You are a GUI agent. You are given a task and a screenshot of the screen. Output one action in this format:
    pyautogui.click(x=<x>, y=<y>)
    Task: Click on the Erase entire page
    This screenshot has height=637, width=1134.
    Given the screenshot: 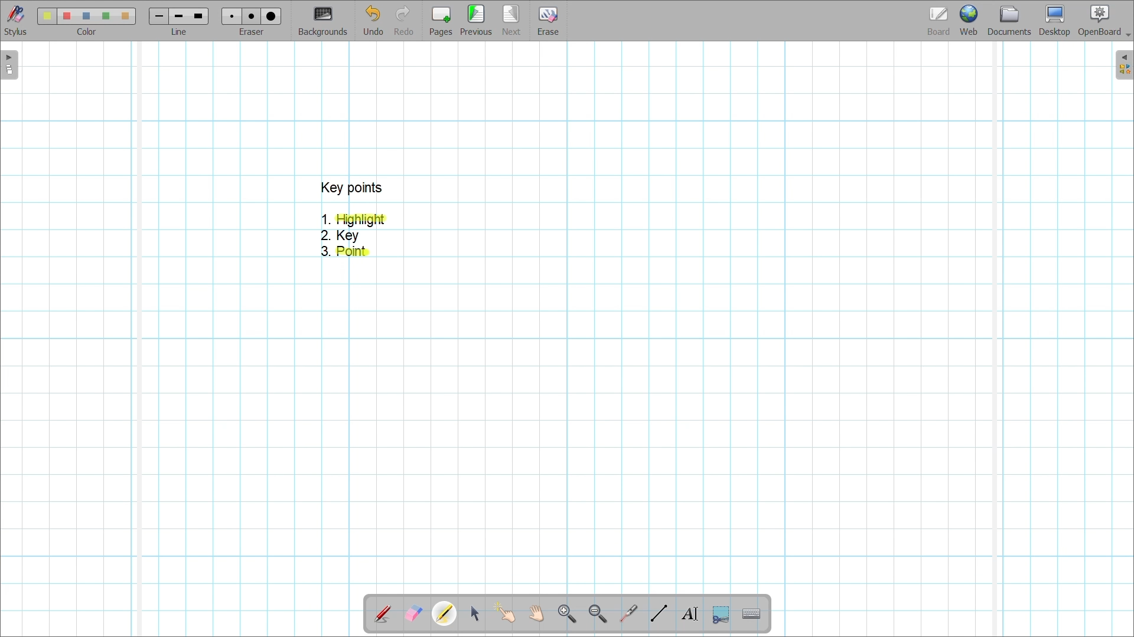 What is the action you would take?
    pyautogui.click(x=548, y=21)
    